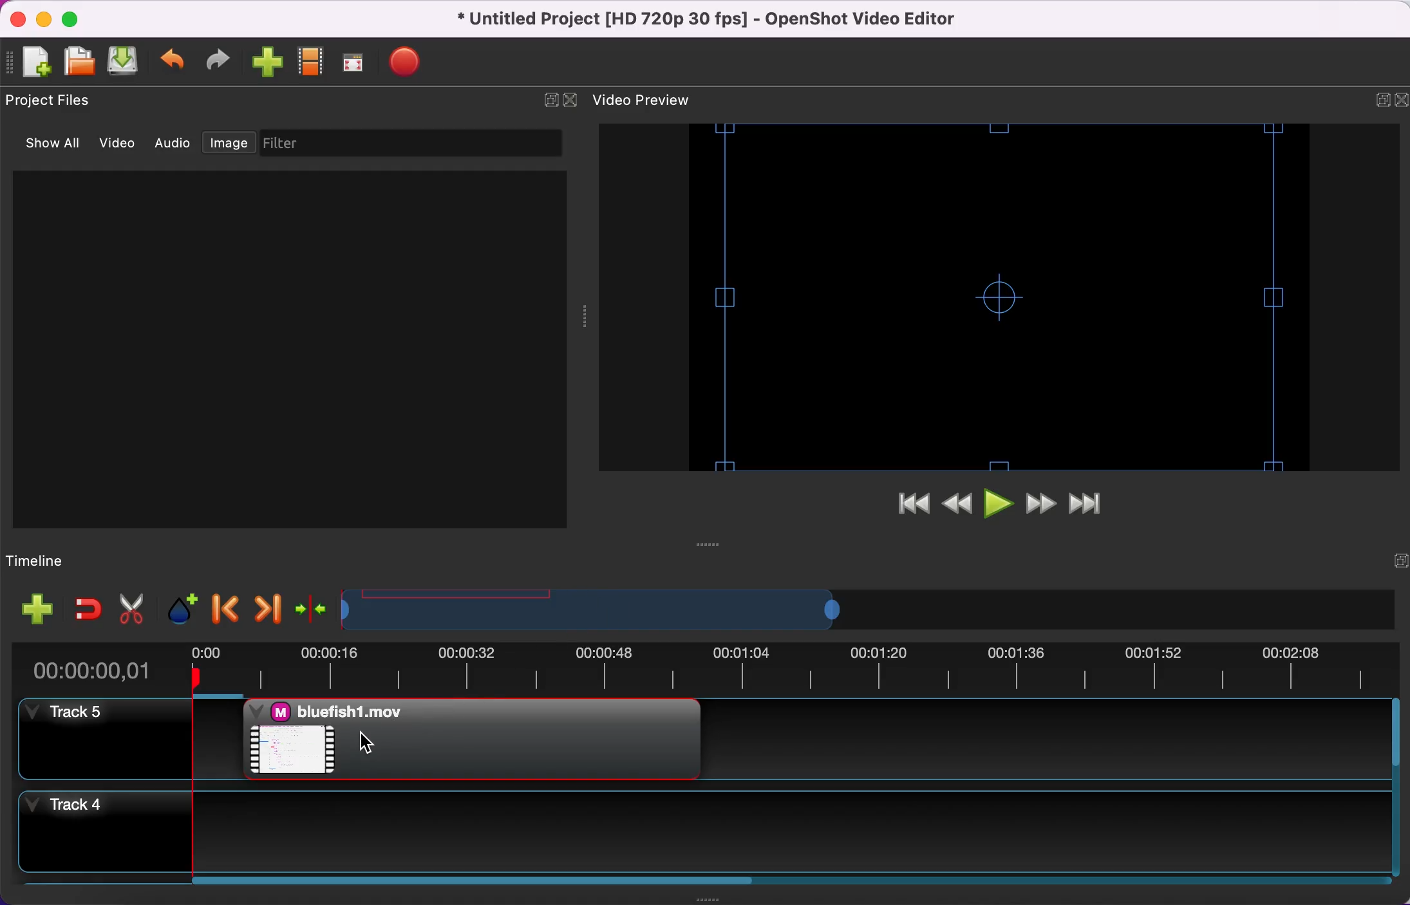 This screenshot has height=905, width=1410. I want to click on minimize, so click(45, 18).